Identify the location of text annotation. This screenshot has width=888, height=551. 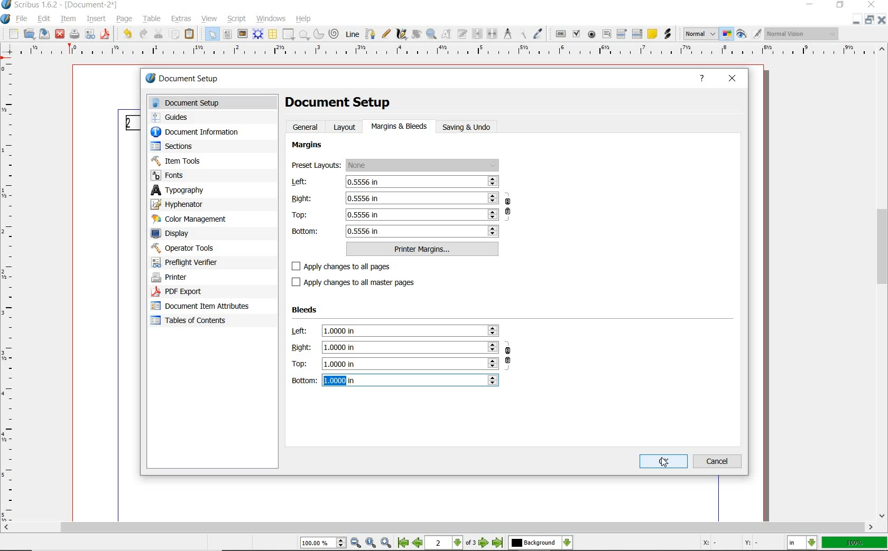
(652, 34).